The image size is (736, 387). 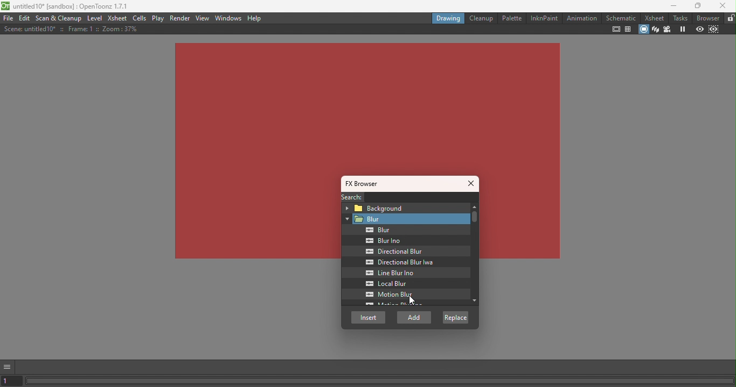 I want to click on add, so click(x=415, y=318).